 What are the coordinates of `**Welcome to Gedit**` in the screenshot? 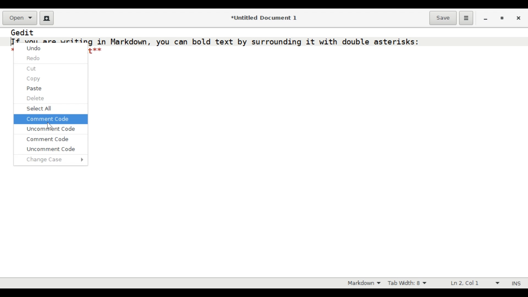 It's located at (95, 51).